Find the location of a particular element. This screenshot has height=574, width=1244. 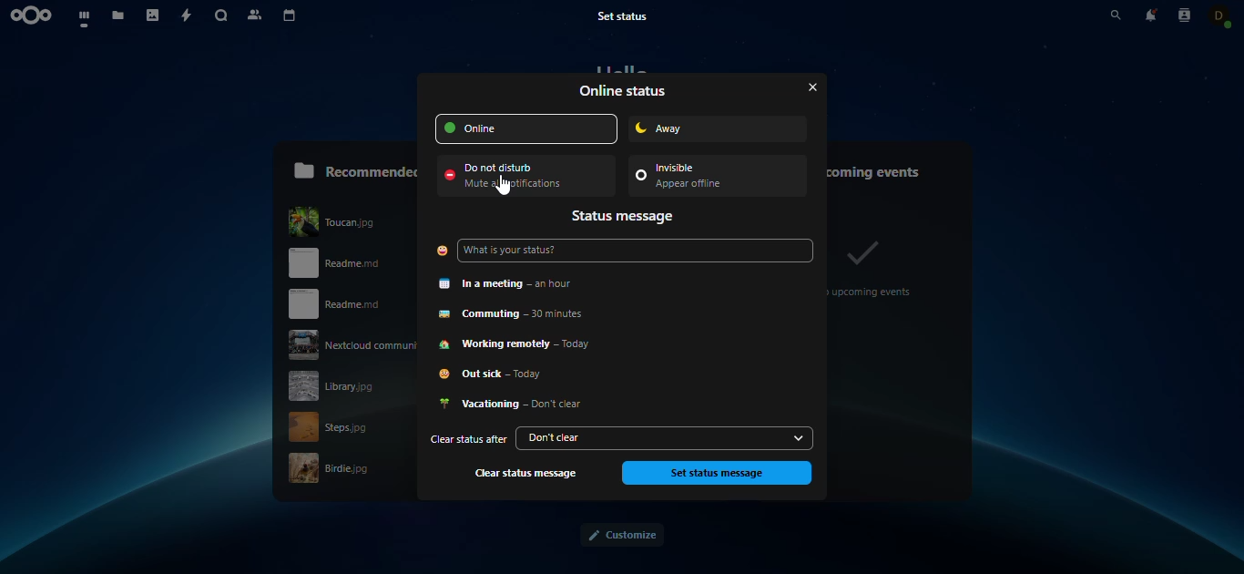

nextcloud is located at coordinates (35, 15).